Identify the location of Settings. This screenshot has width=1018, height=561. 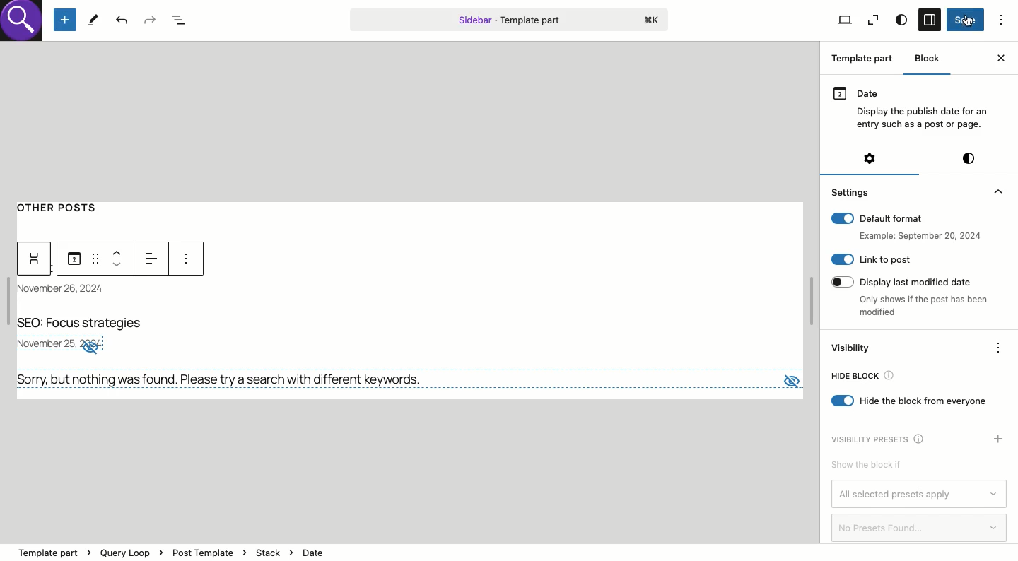
(852, 191).